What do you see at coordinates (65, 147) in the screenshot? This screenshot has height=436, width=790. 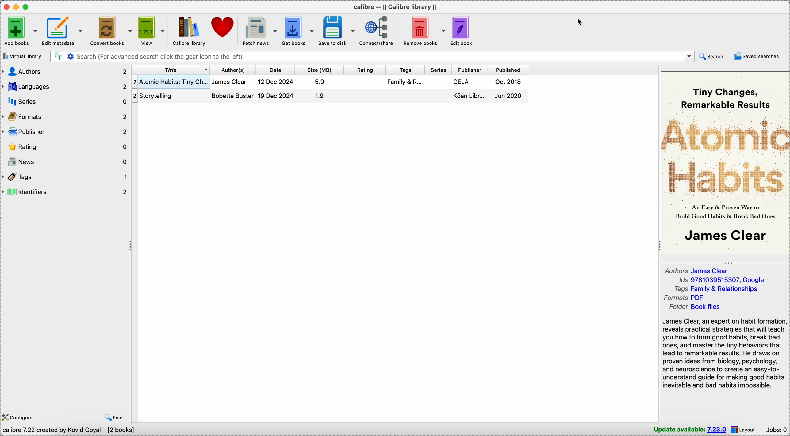 I see `rating` at bounding box center [65, 147].